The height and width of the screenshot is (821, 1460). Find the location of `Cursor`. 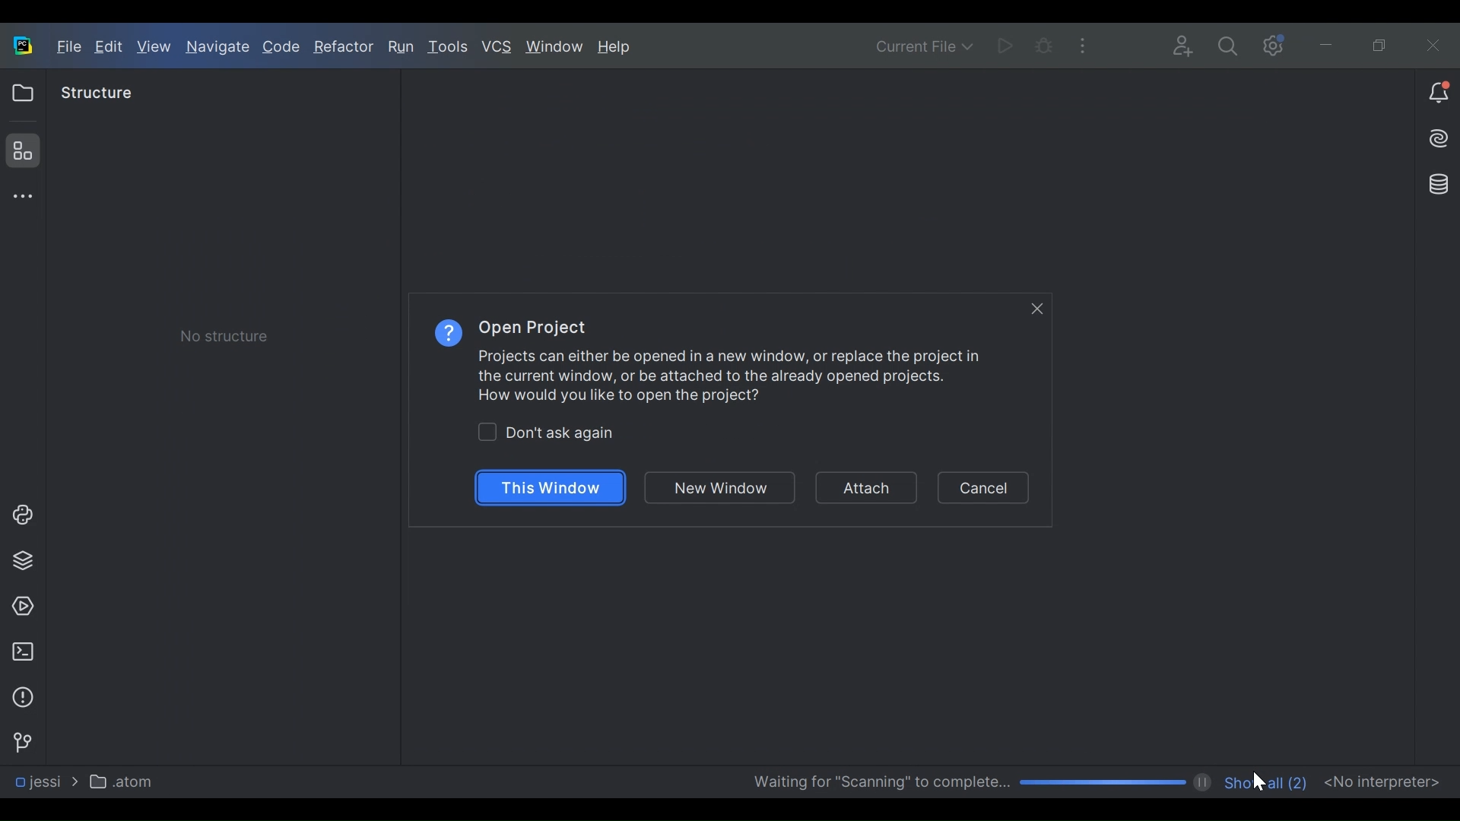

Cursor is located at coordinates (1259, 781).